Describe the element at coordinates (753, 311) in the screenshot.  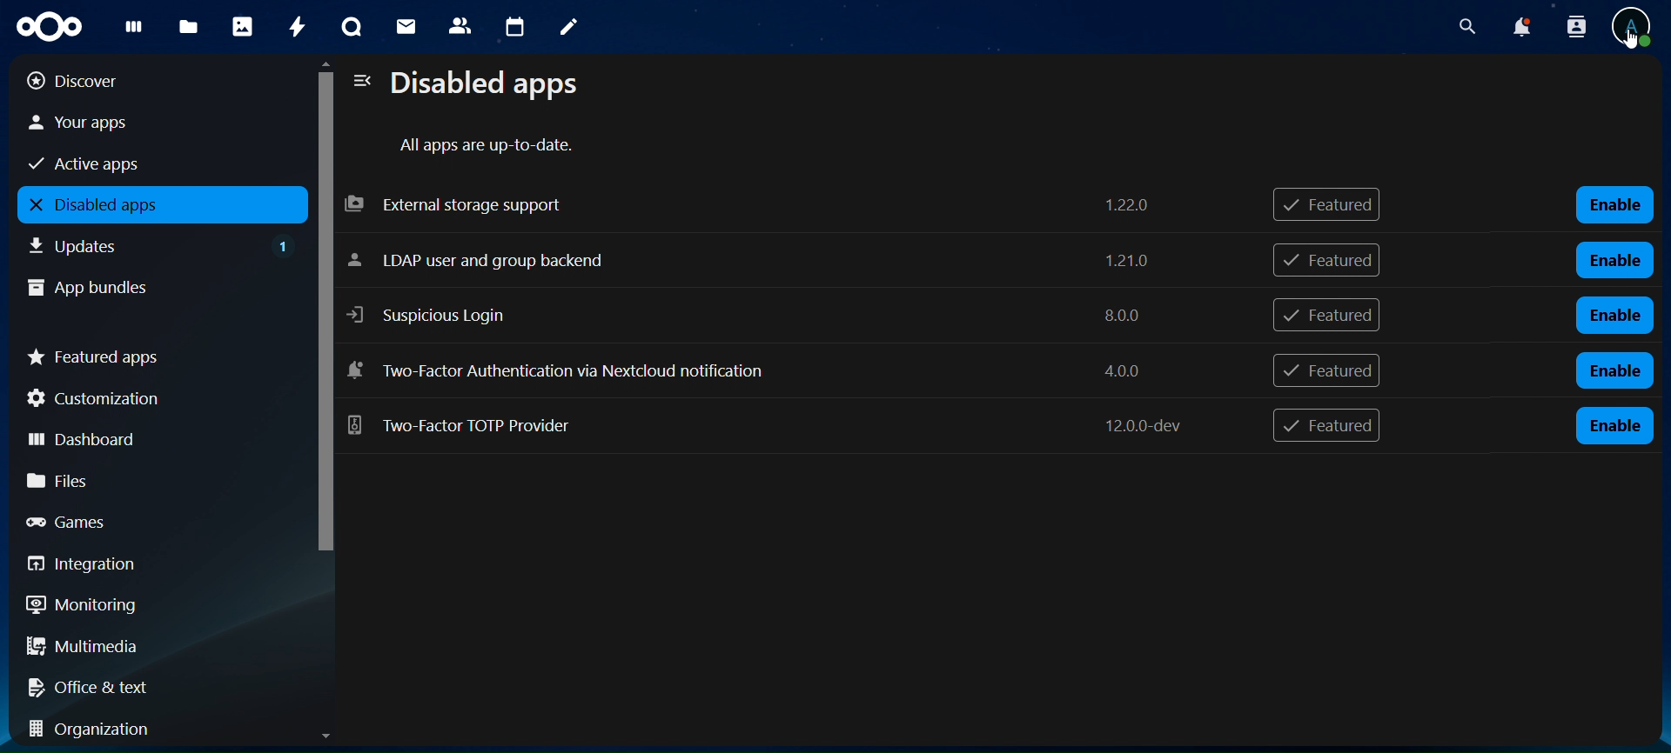
I see `suspicious login` at that location.